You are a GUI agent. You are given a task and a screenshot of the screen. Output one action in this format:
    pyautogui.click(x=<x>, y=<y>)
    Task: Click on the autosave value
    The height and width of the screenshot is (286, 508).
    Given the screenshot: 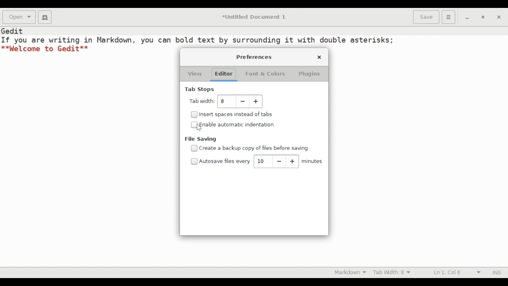 What is the action you would take?
    pyautogui.click(x=263, y=162)
    